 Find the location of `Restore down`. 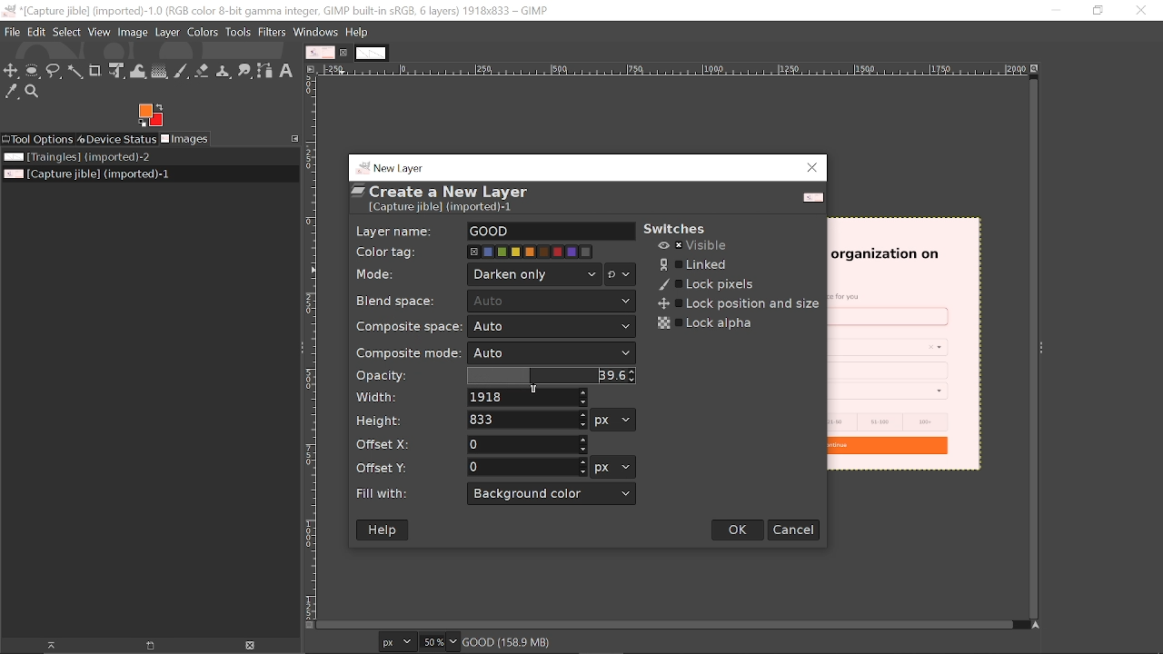

Restore down is located at coordinates (1098, 11).